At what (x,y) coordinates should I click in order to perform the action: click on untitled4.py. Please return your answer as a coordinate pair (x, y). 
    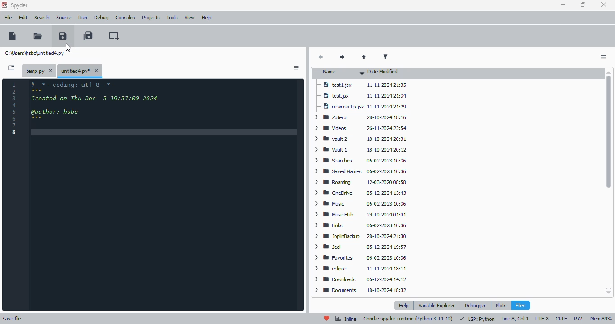
    Looking at the image, I should click on (35, 53).